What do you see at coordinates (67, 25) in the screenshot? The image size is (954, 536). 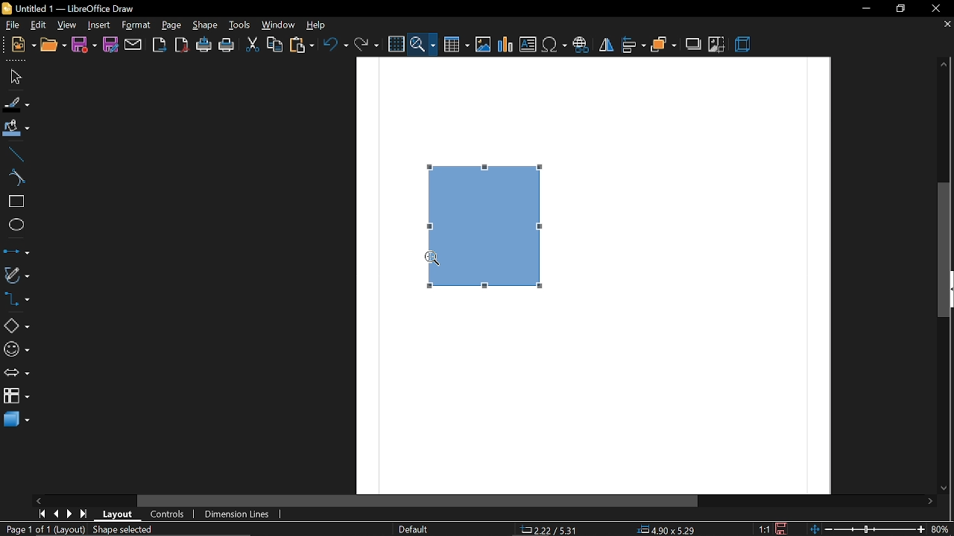 I see `view` at bounding box center [67, 25].